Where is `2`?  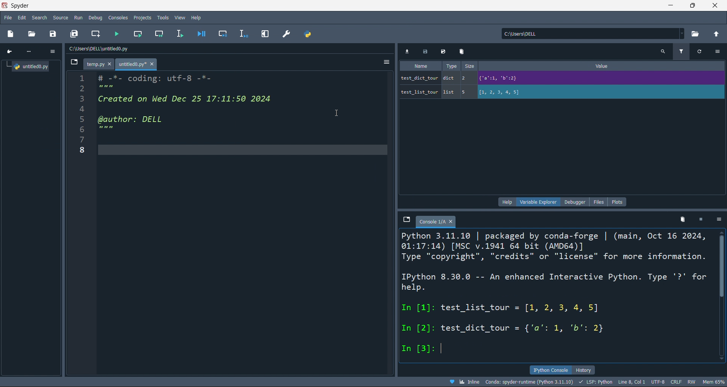 2 is located at coordinates (466, 78).